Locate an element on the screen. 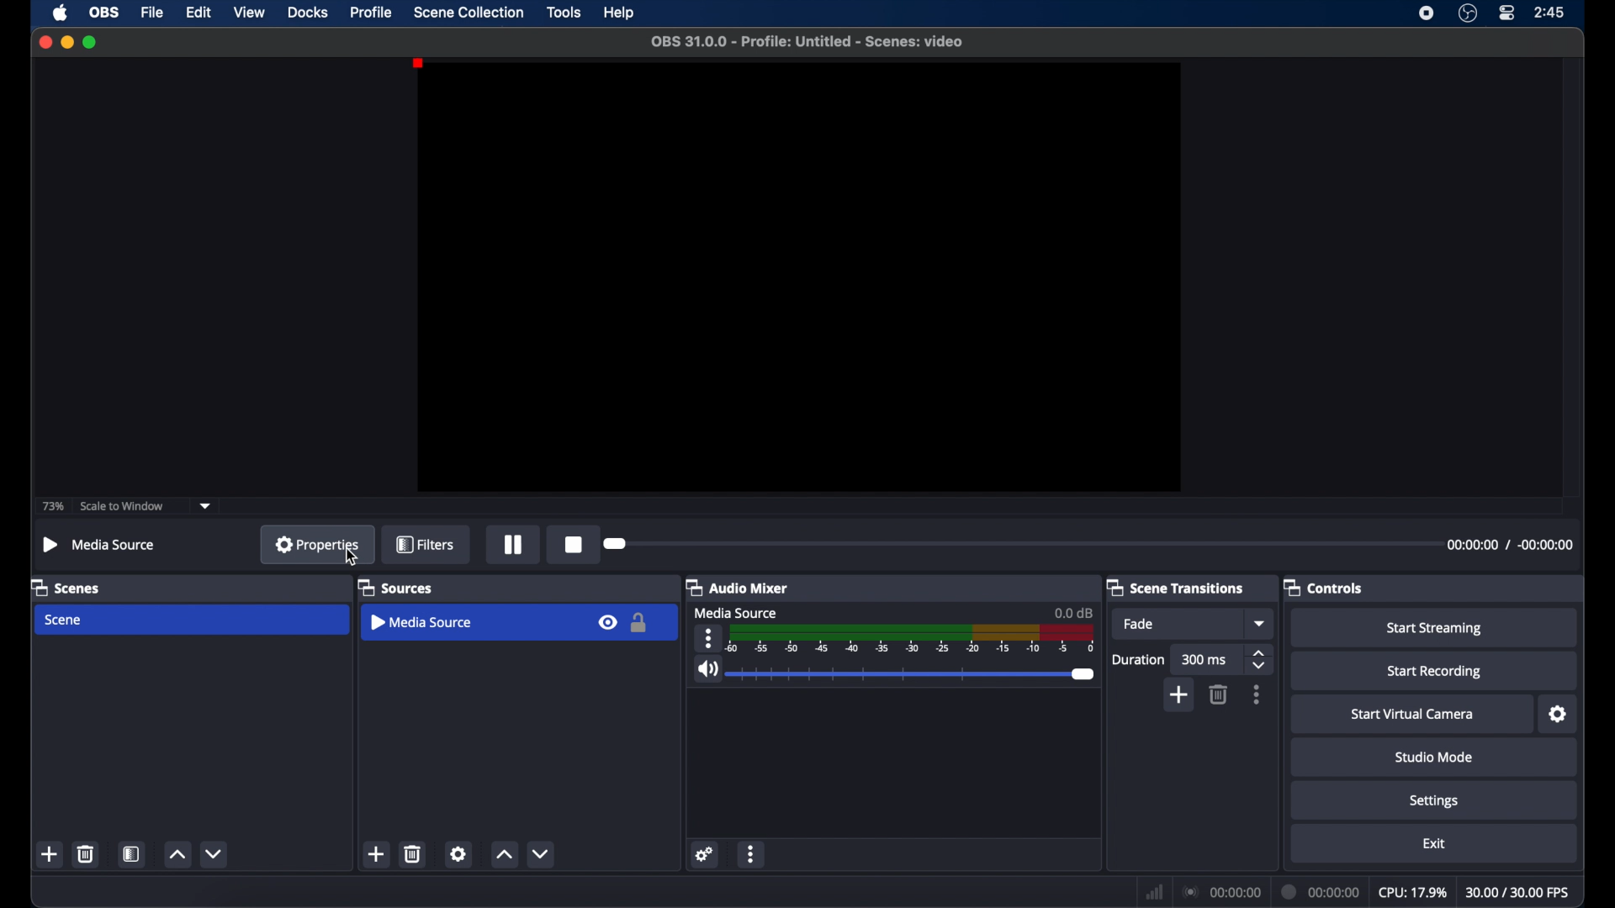 Image resolution: width=1615 pixels, height=908 pixels. duration is located at coordinates (1510, 544).